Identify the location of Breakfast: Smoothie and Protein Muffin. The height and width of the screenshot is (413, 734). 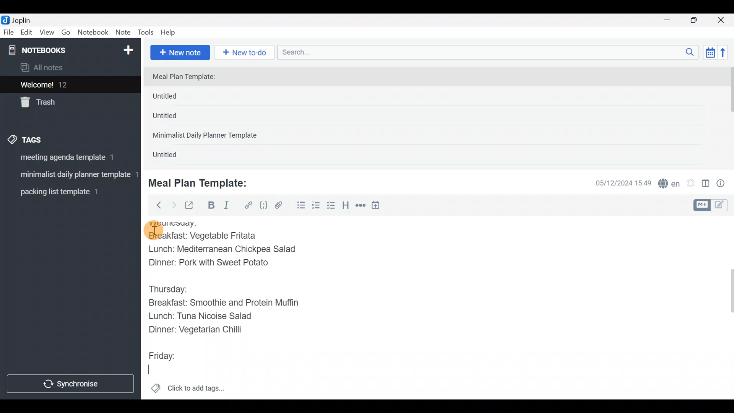
(223, 304).